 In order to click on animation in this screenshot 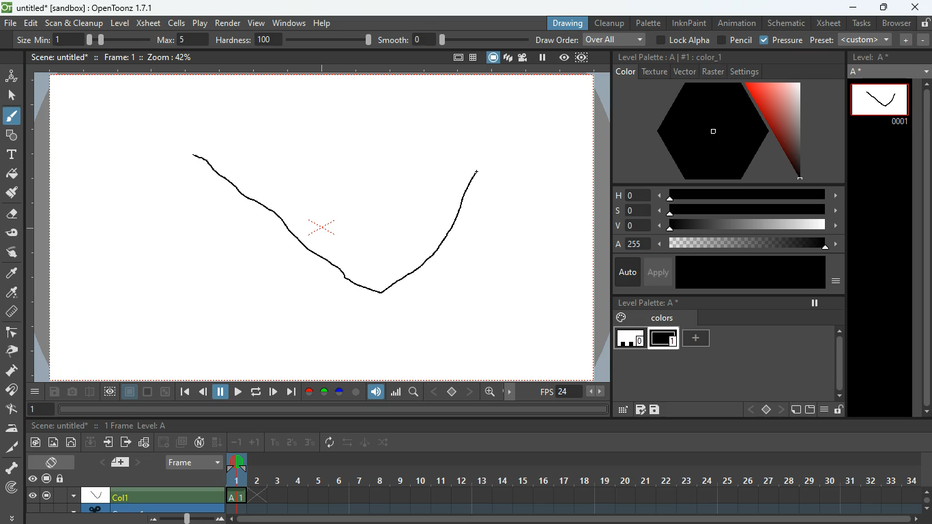, I will do `click(738, 23)`.